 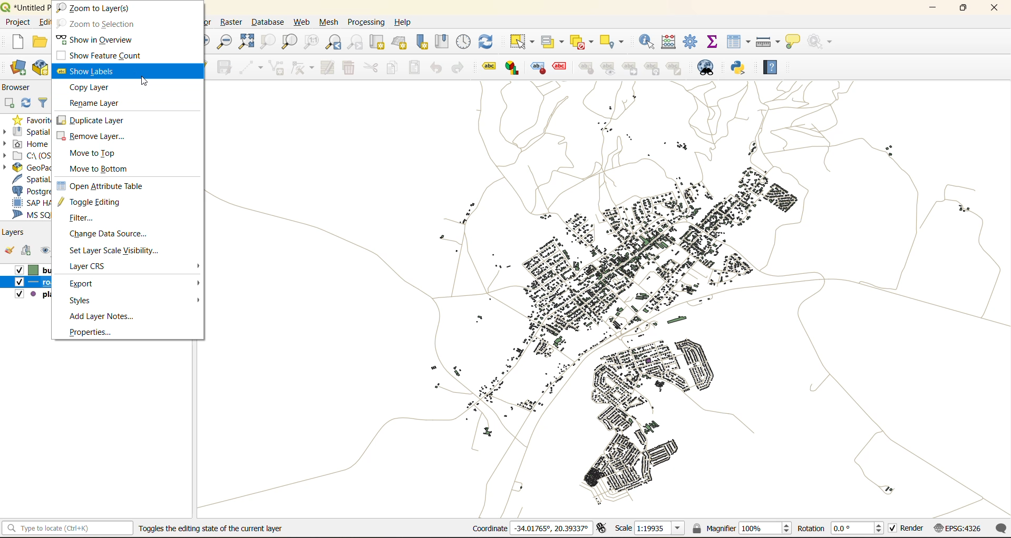 What do you see at coordinates (741, 67) in the screenshot?
I see `python` at bounding box center [741, 67].